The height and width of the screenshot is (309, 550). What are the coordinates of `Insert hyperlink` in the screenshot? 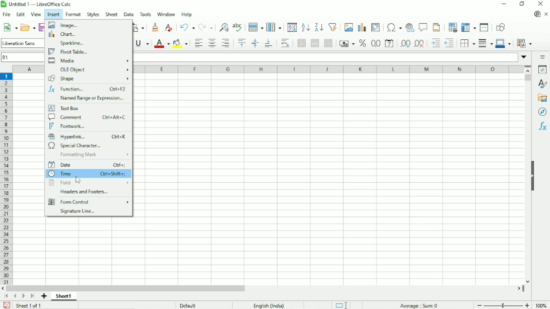 It's located at (409, 27).